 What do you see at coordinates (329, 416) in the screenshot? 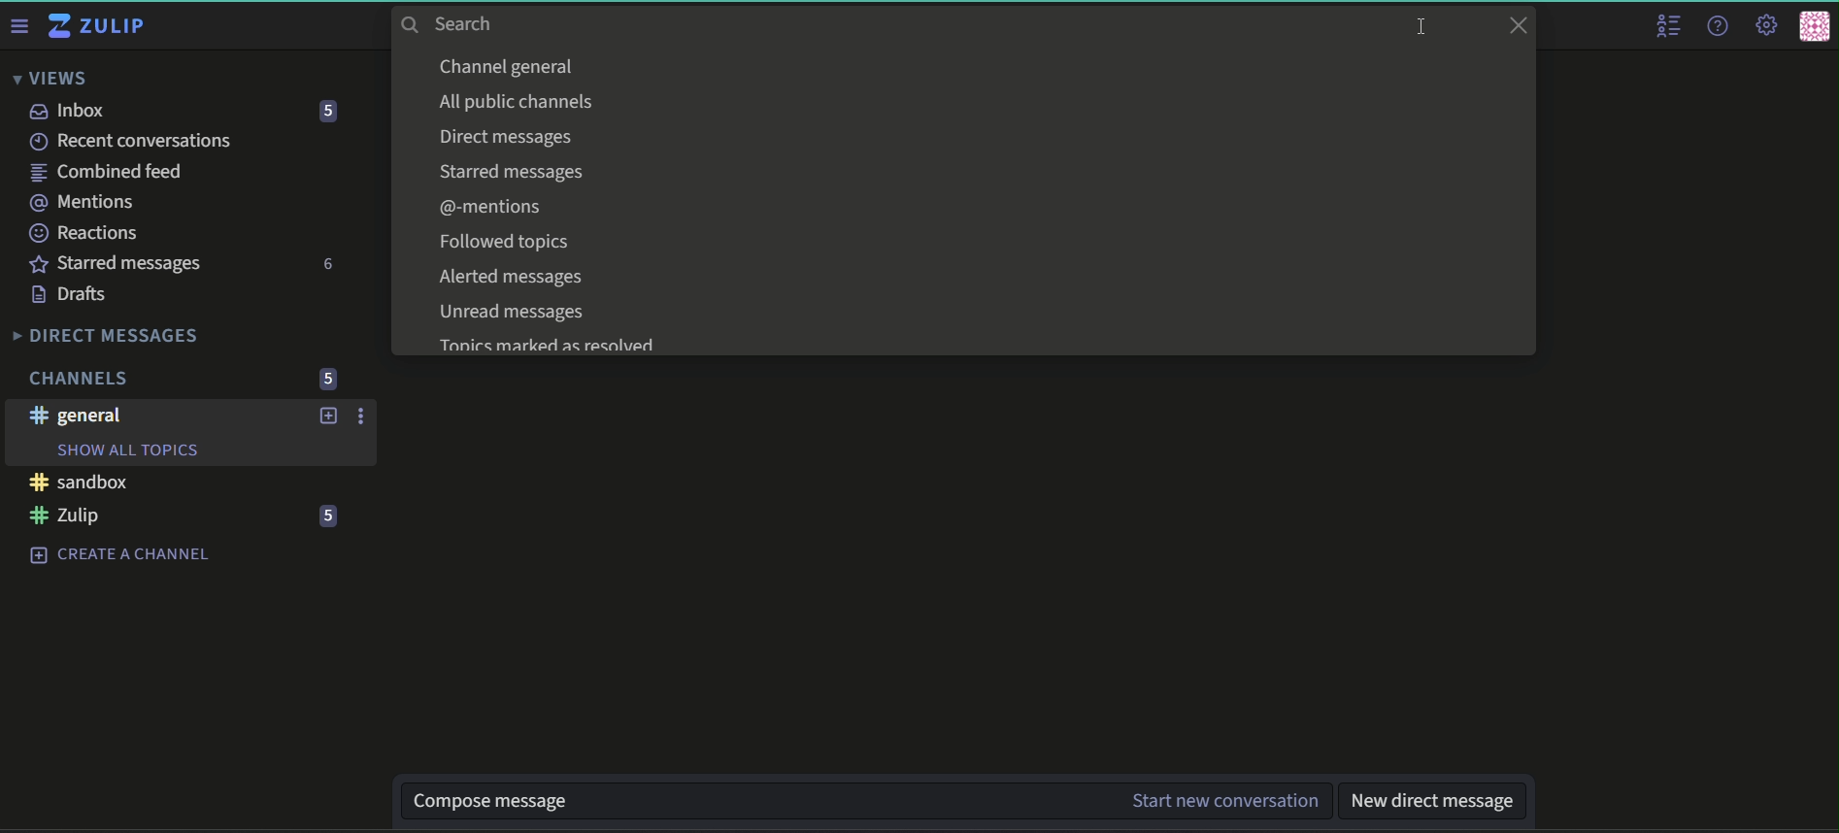
I see `add` at bounding box center [329, 416].